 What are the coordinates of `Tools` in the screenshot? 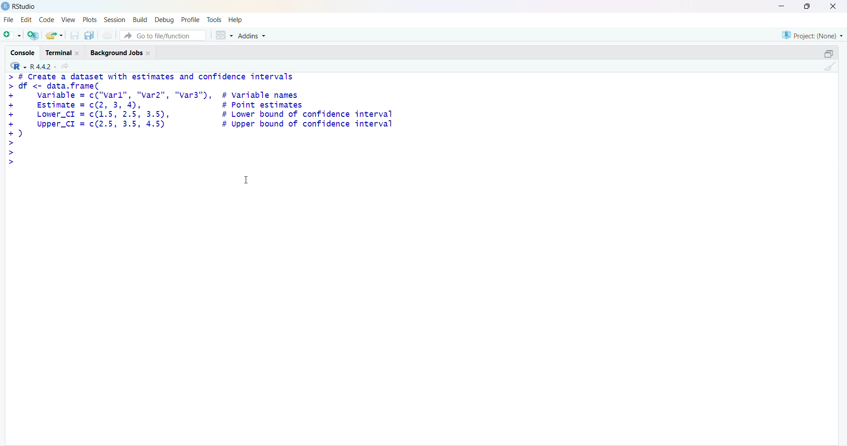 It's located at (215, 19).